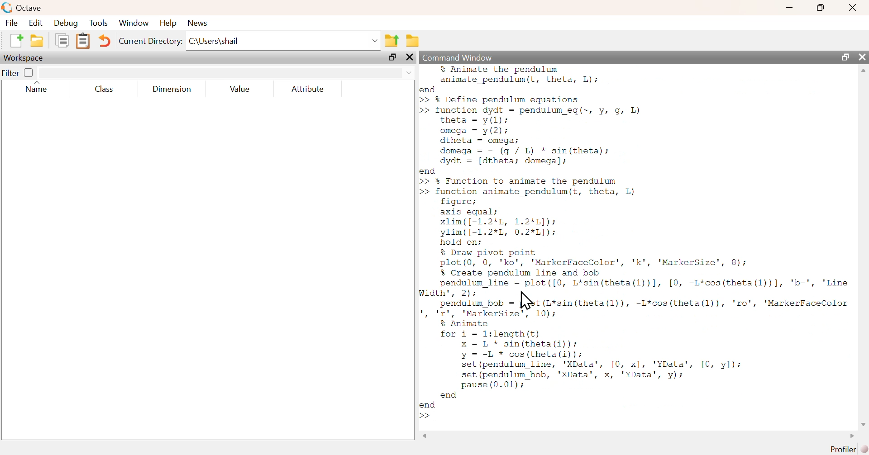  Describe the element at coordinates (862, 57) in the screenshot. I see `Close` at that location.